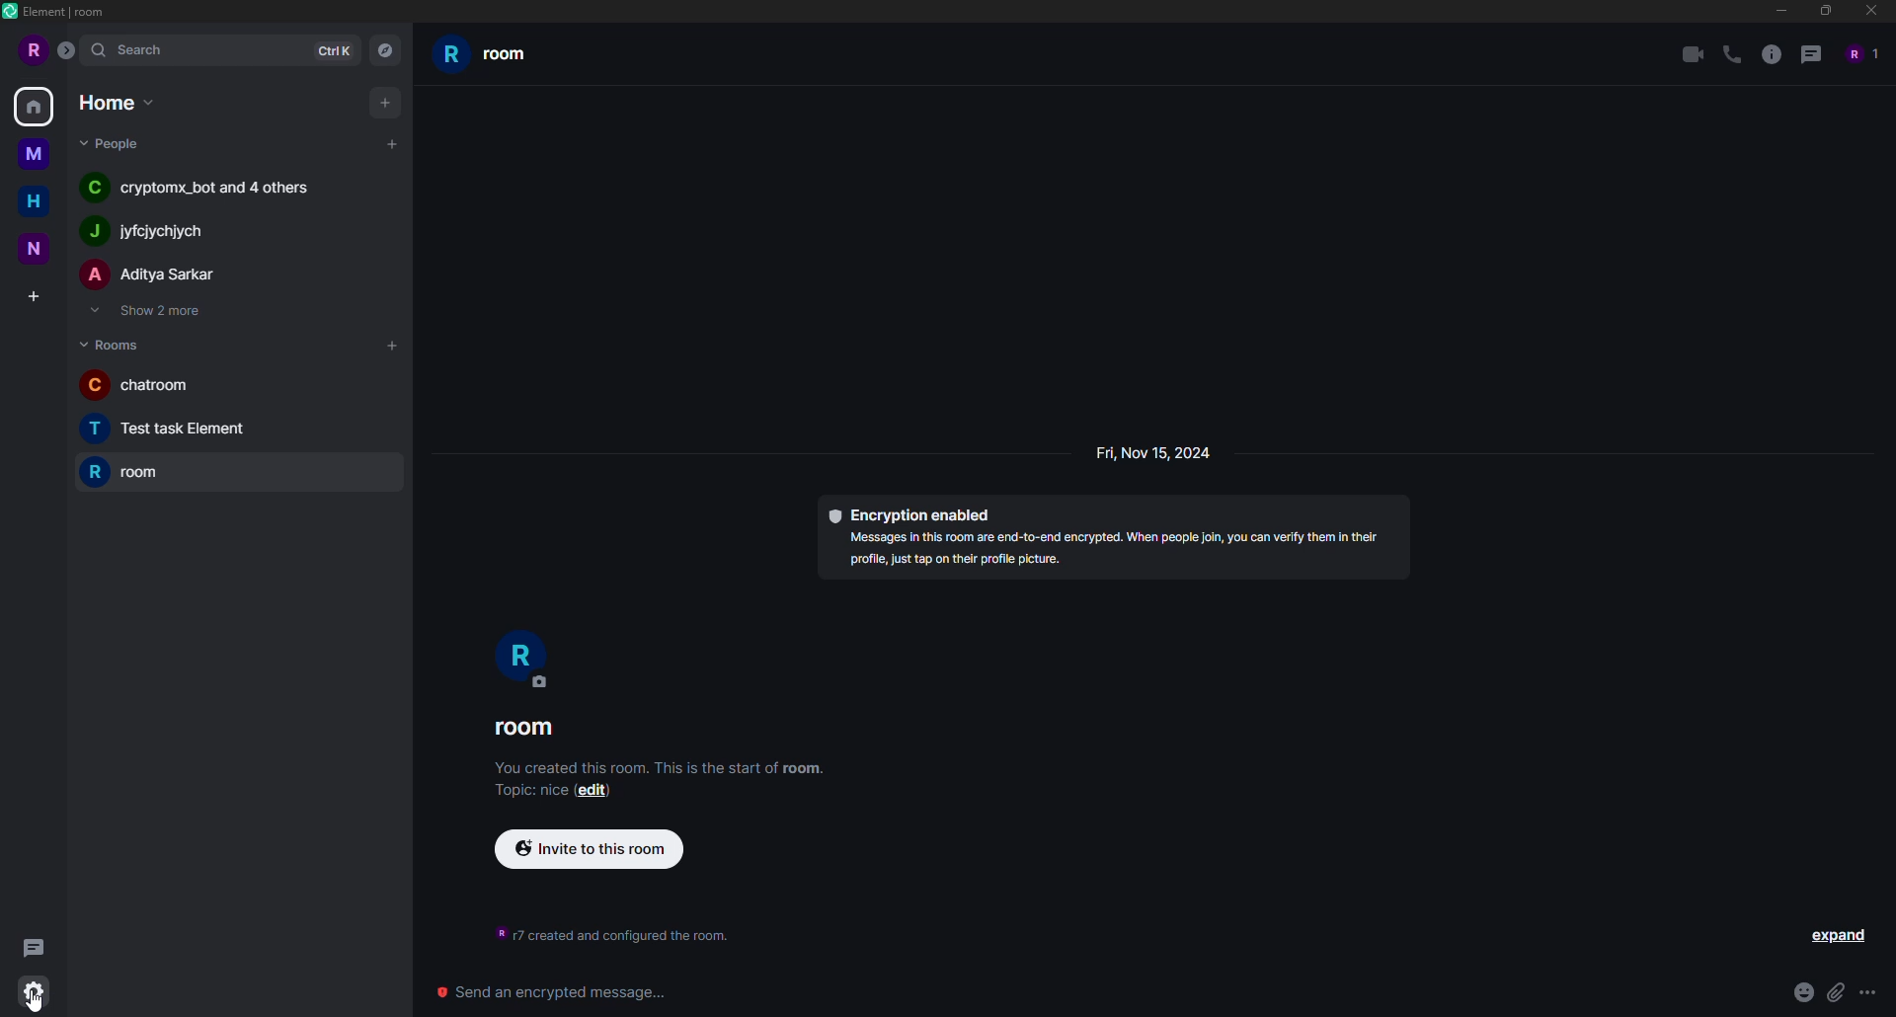 The image size is (1896, 1017). I want to click on show 2 more, so click(151, 312).